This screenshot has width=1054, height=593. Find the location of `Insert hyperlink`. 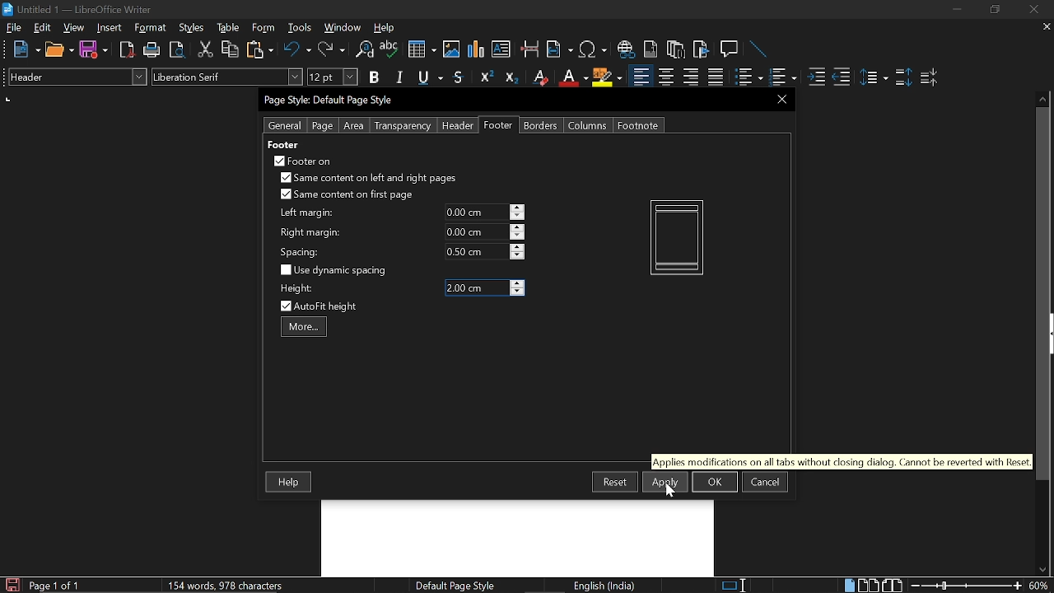

Insert hyperlink is located at coordinates (627, 49).